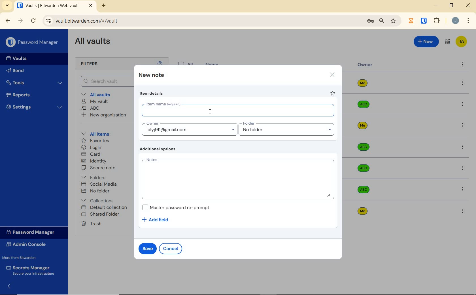 The width and height of the screenshot is (476, 295). Describe the element at coordinates (237, 110) in the screenshot. I see `Input item name` at that location.